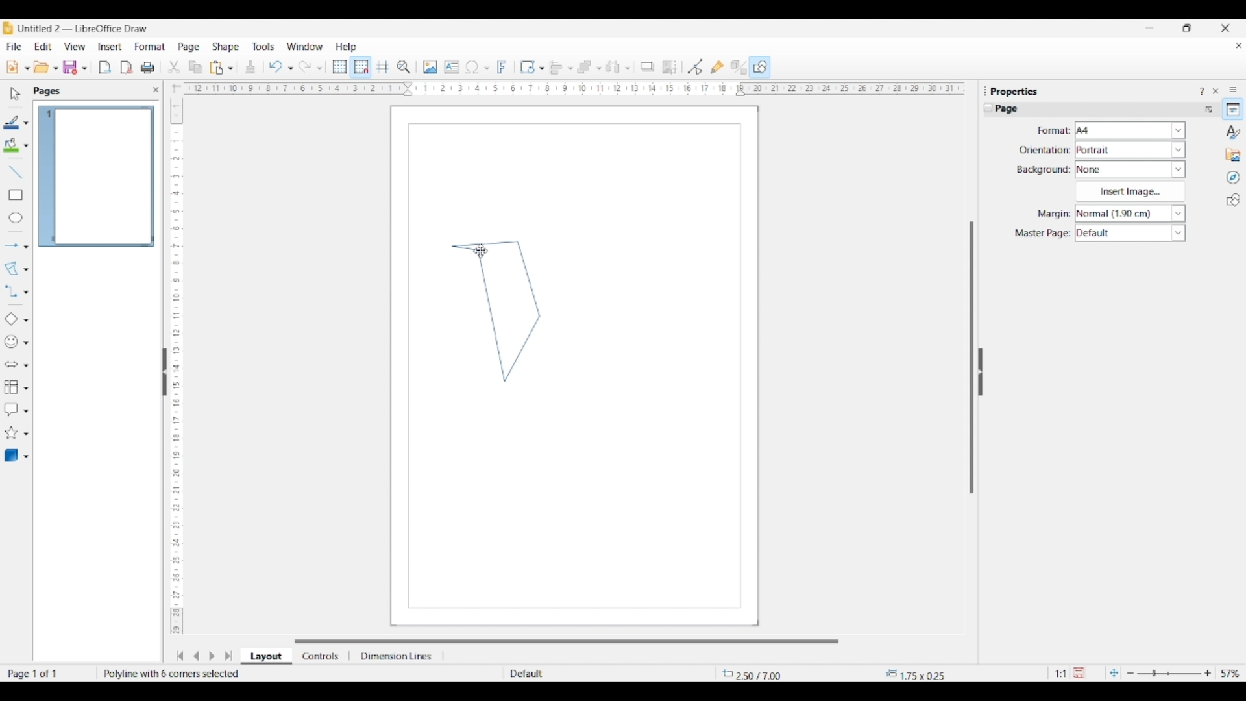 This screenshot has width=1246, height=701. Describe the element at coordinates (55, 69) in the screenshot. I see `Open document options` at that location.